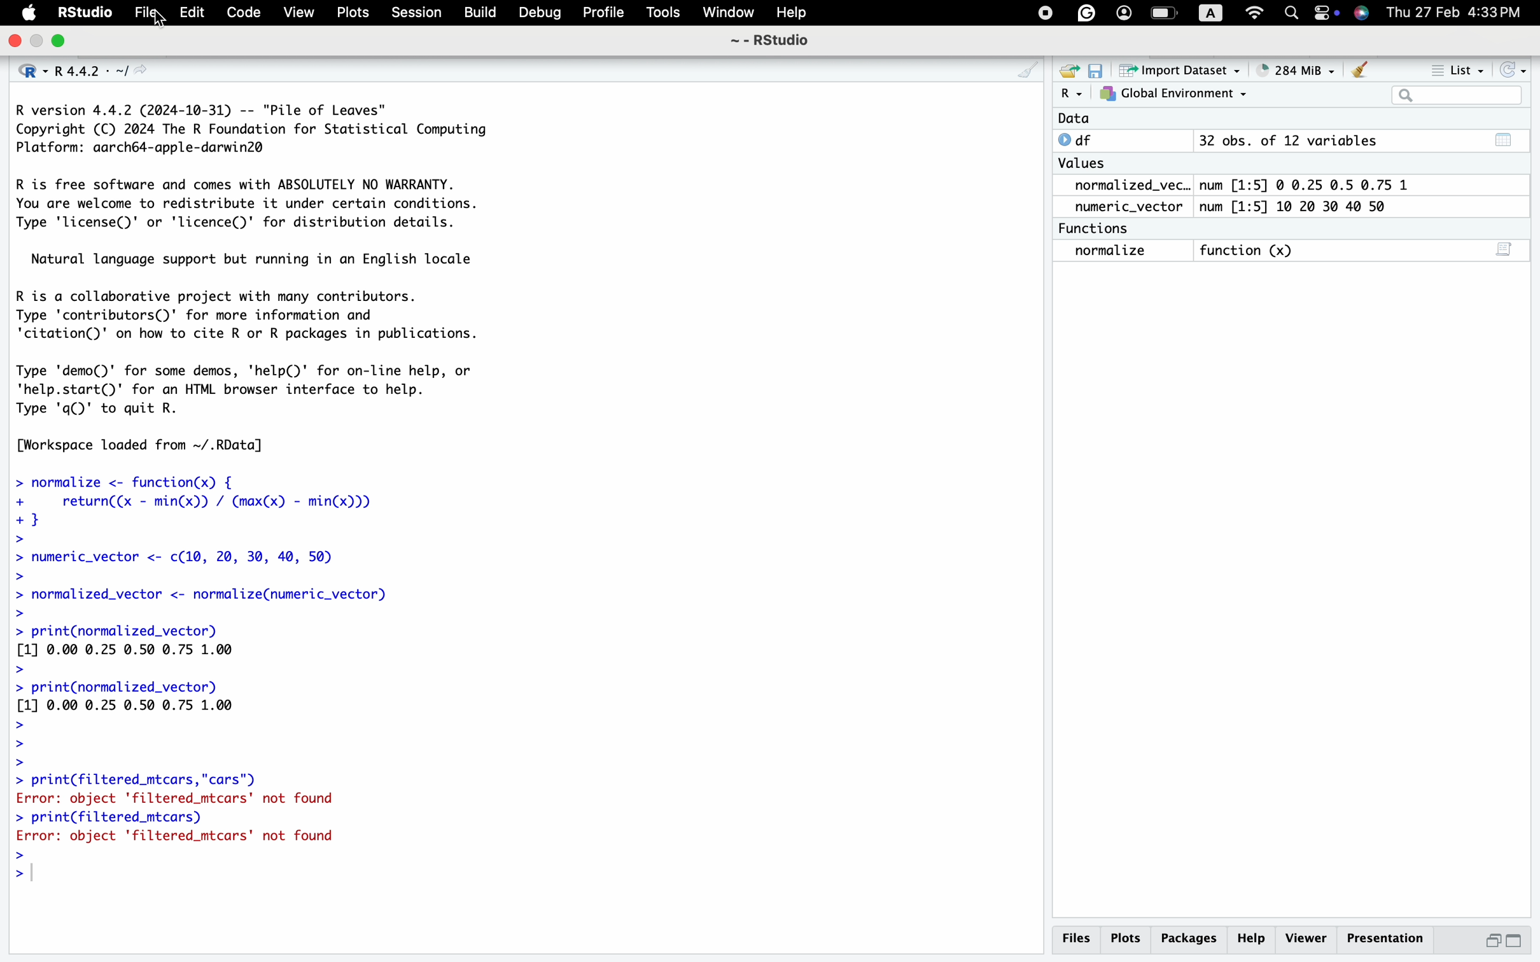 The width and height of the screenshot is (1540, 962). What do you see at coordinates (1292, 15) in the screenshot?
I see `search` at bounding box center [1292, 15].